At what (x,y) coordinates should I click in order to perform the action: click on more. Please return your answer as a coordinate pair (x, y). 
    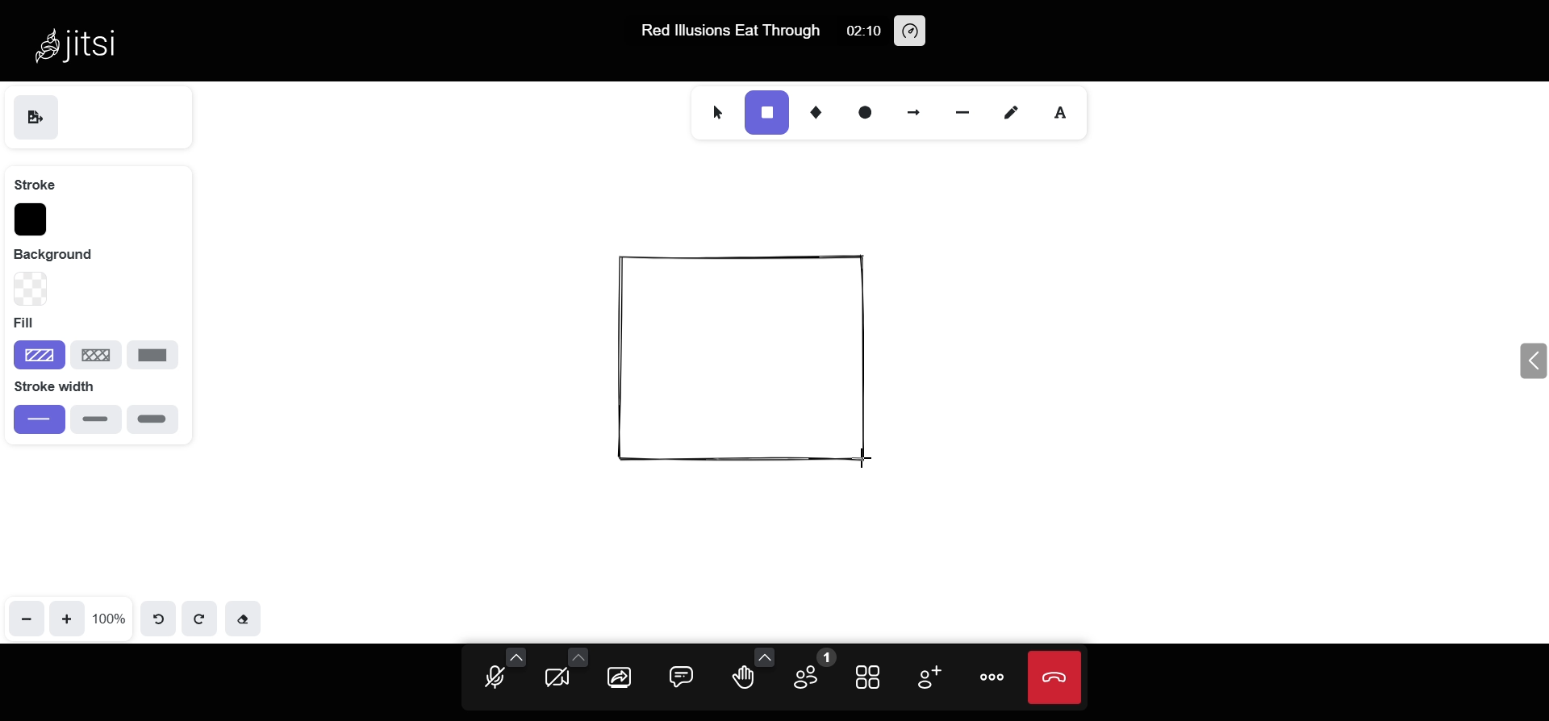
    Looking at the image, I should click on (994, 677).